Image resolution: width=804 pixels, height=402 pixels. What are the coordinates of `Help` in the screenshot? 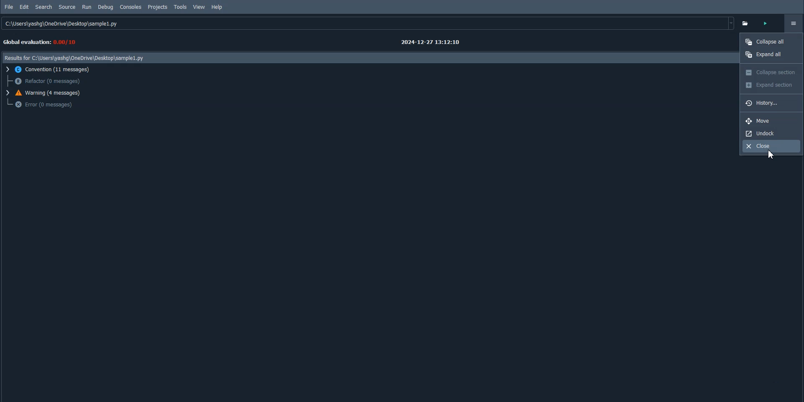 It's located at (217, 8).